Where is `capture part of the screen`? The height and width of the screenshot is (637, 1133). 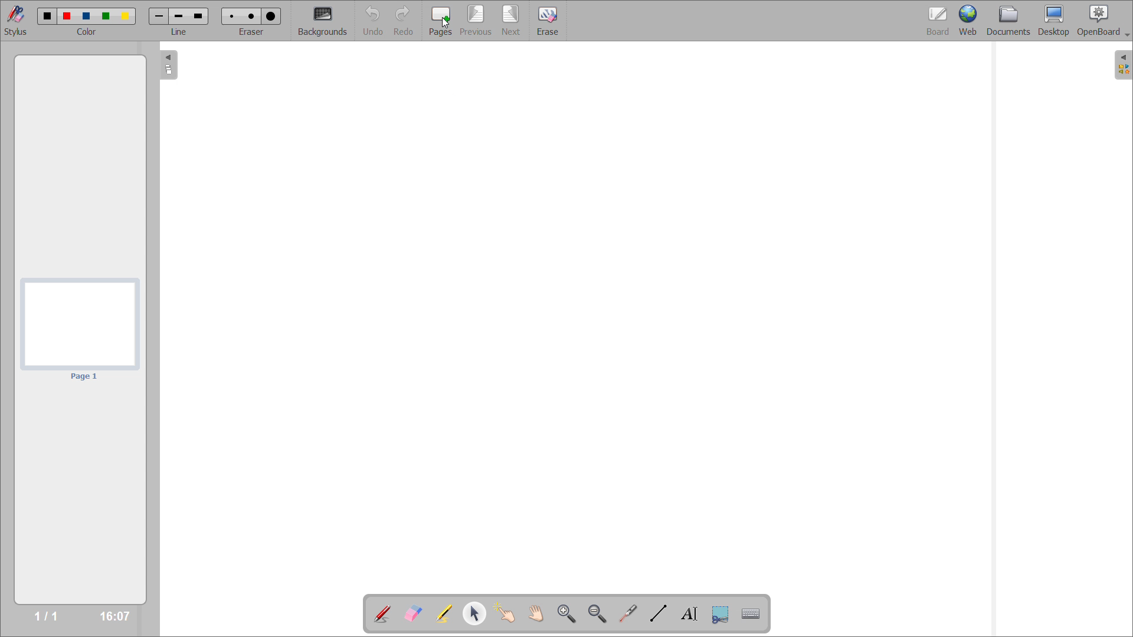 capture part of the screen is located at coordinates (722, 614).